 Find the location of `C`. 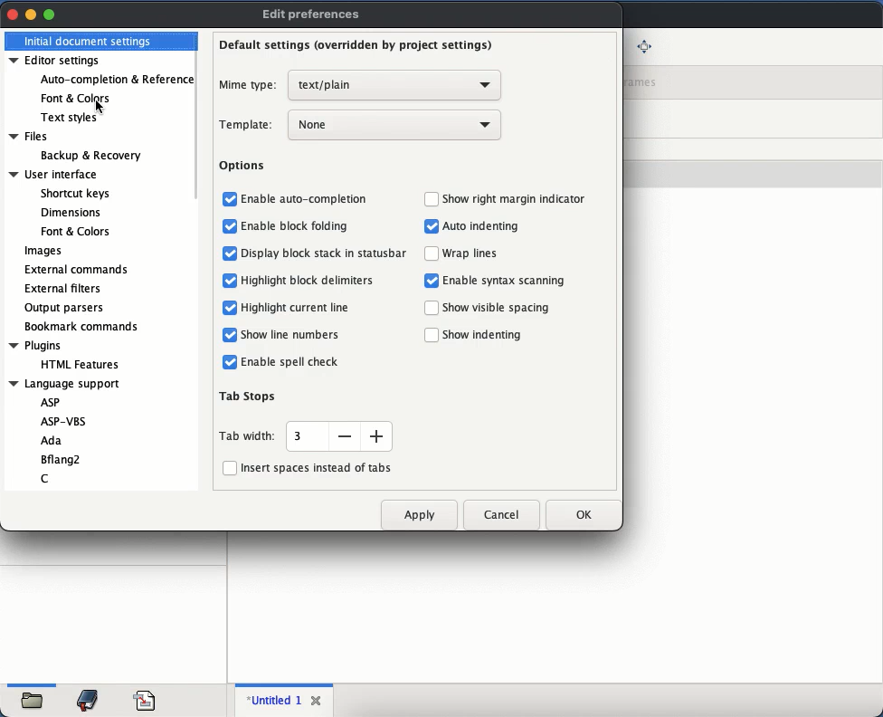

C is located at coordinates (46, 478).